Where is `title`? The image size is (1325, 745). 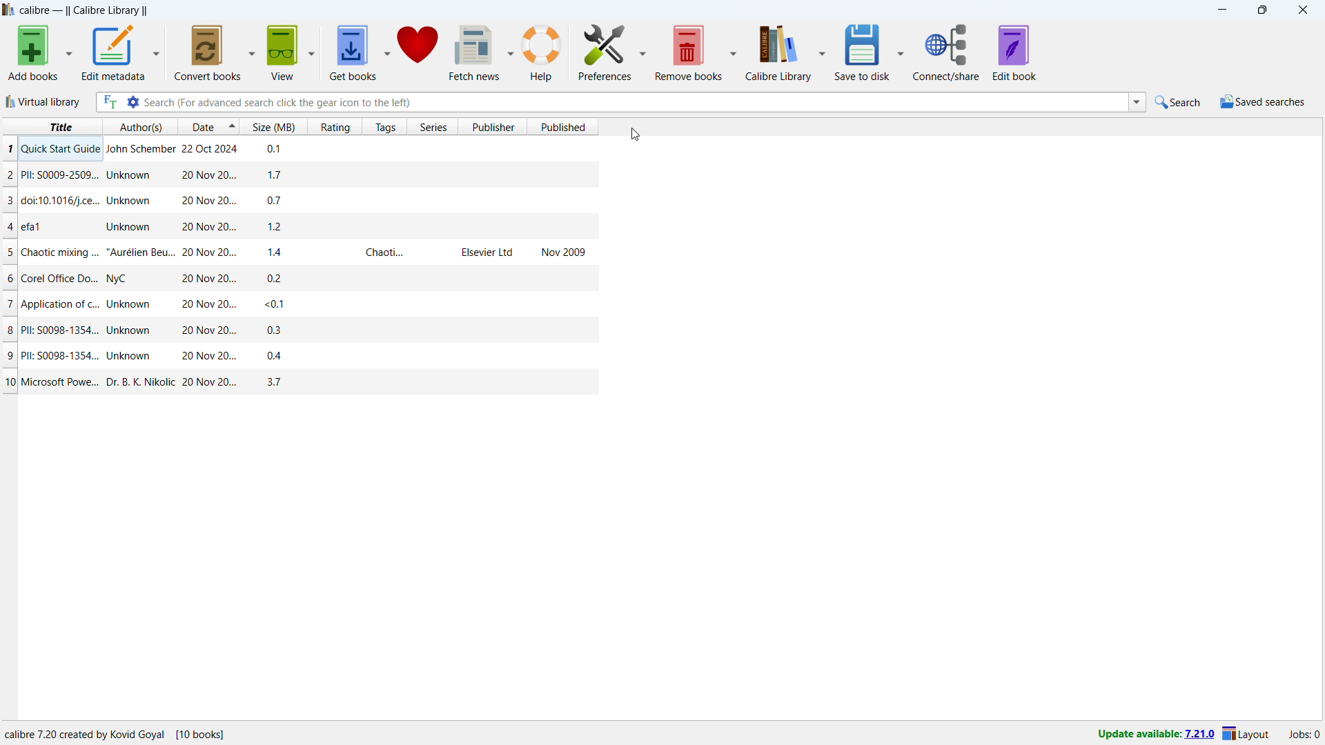
title is located at coordinates (84, 10).